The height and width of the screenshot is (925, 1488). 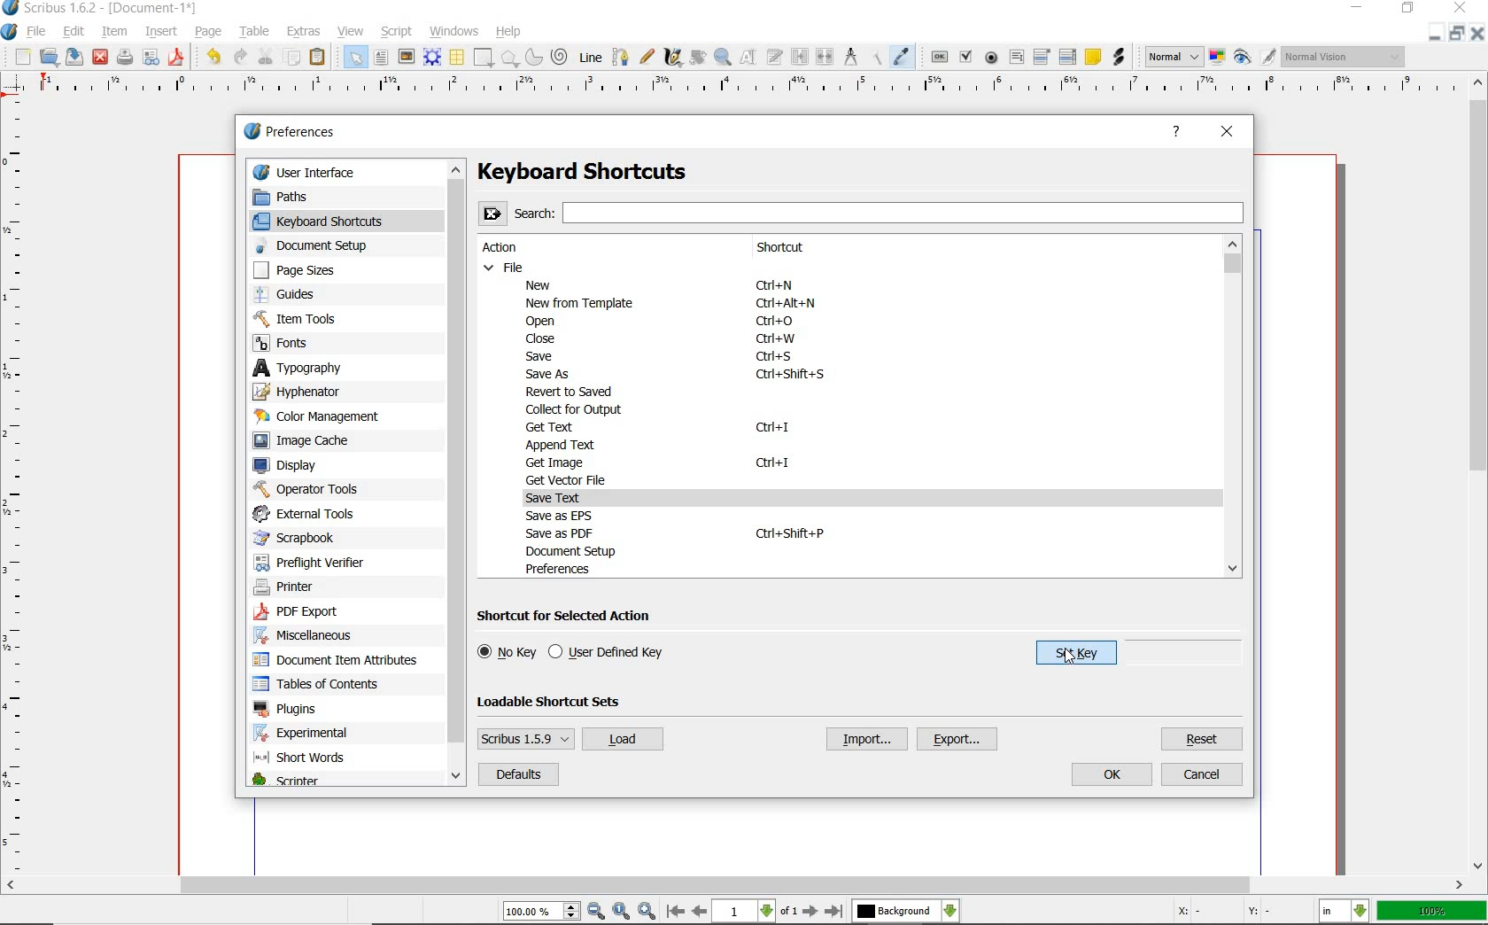 I want to click on restore, so click(x=1433, y=34).